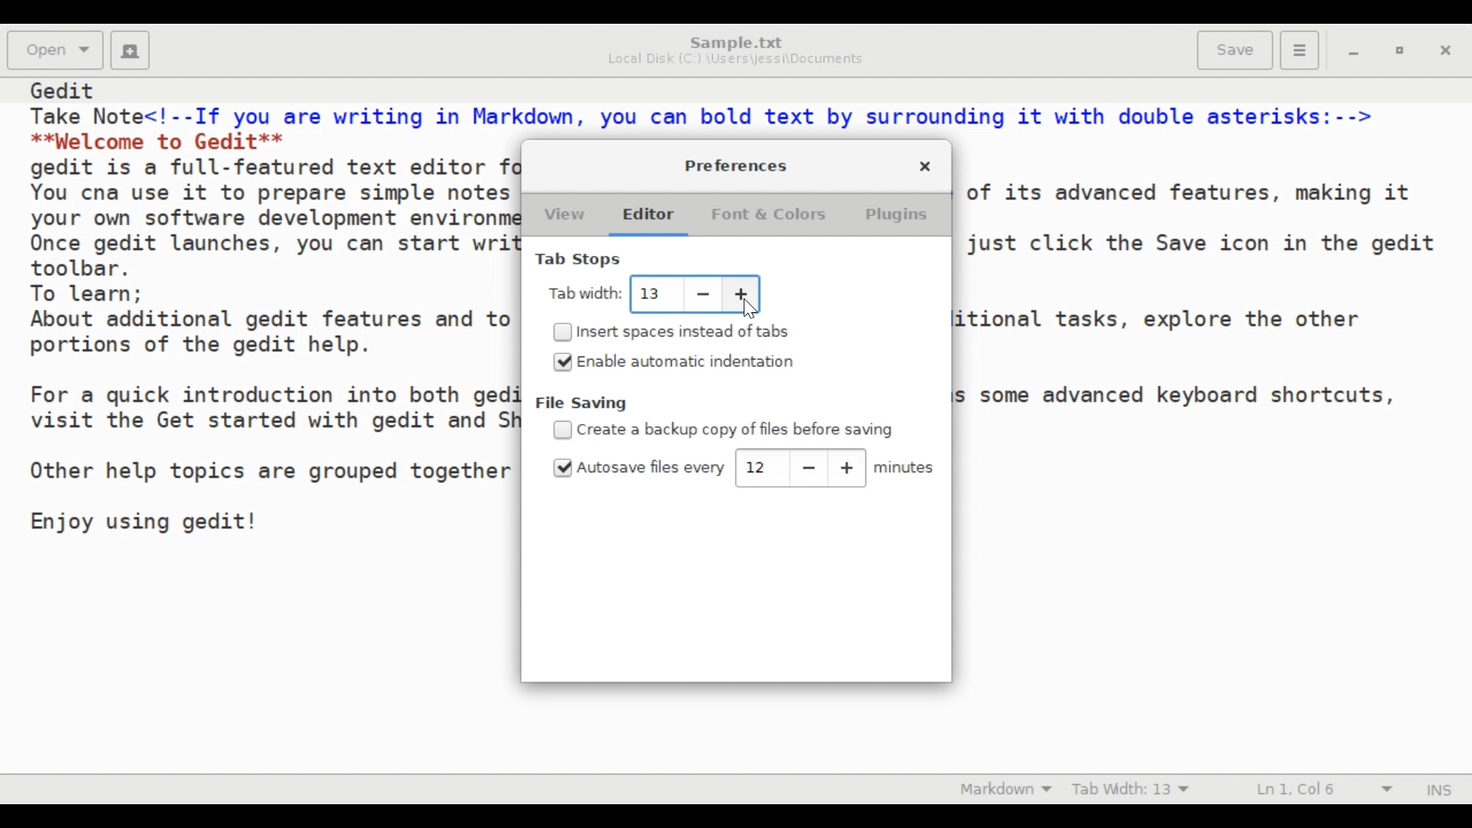  I want to click on Editor (current), so click(652, 217).